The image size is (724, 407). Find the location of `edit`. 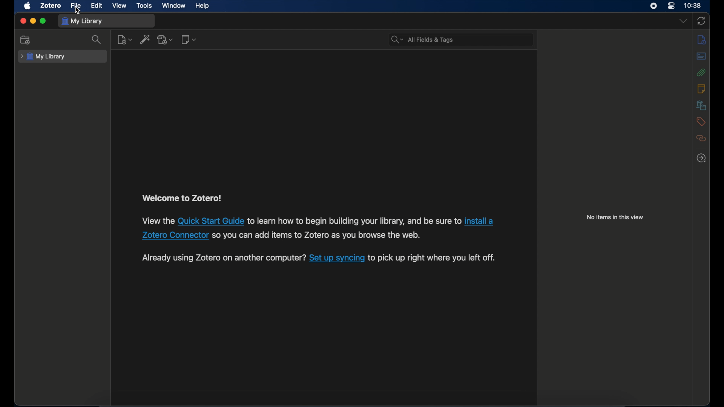

edit is located at coordinates (97, 6).